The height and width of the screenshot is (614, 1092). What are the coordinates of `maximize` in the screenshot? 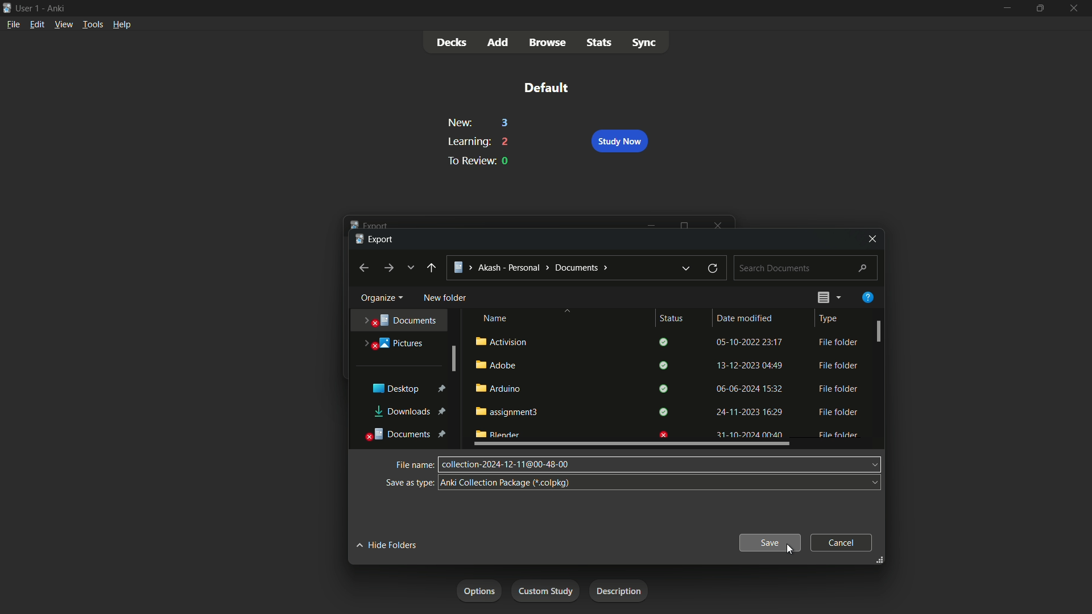 It's located at (1040, 7).